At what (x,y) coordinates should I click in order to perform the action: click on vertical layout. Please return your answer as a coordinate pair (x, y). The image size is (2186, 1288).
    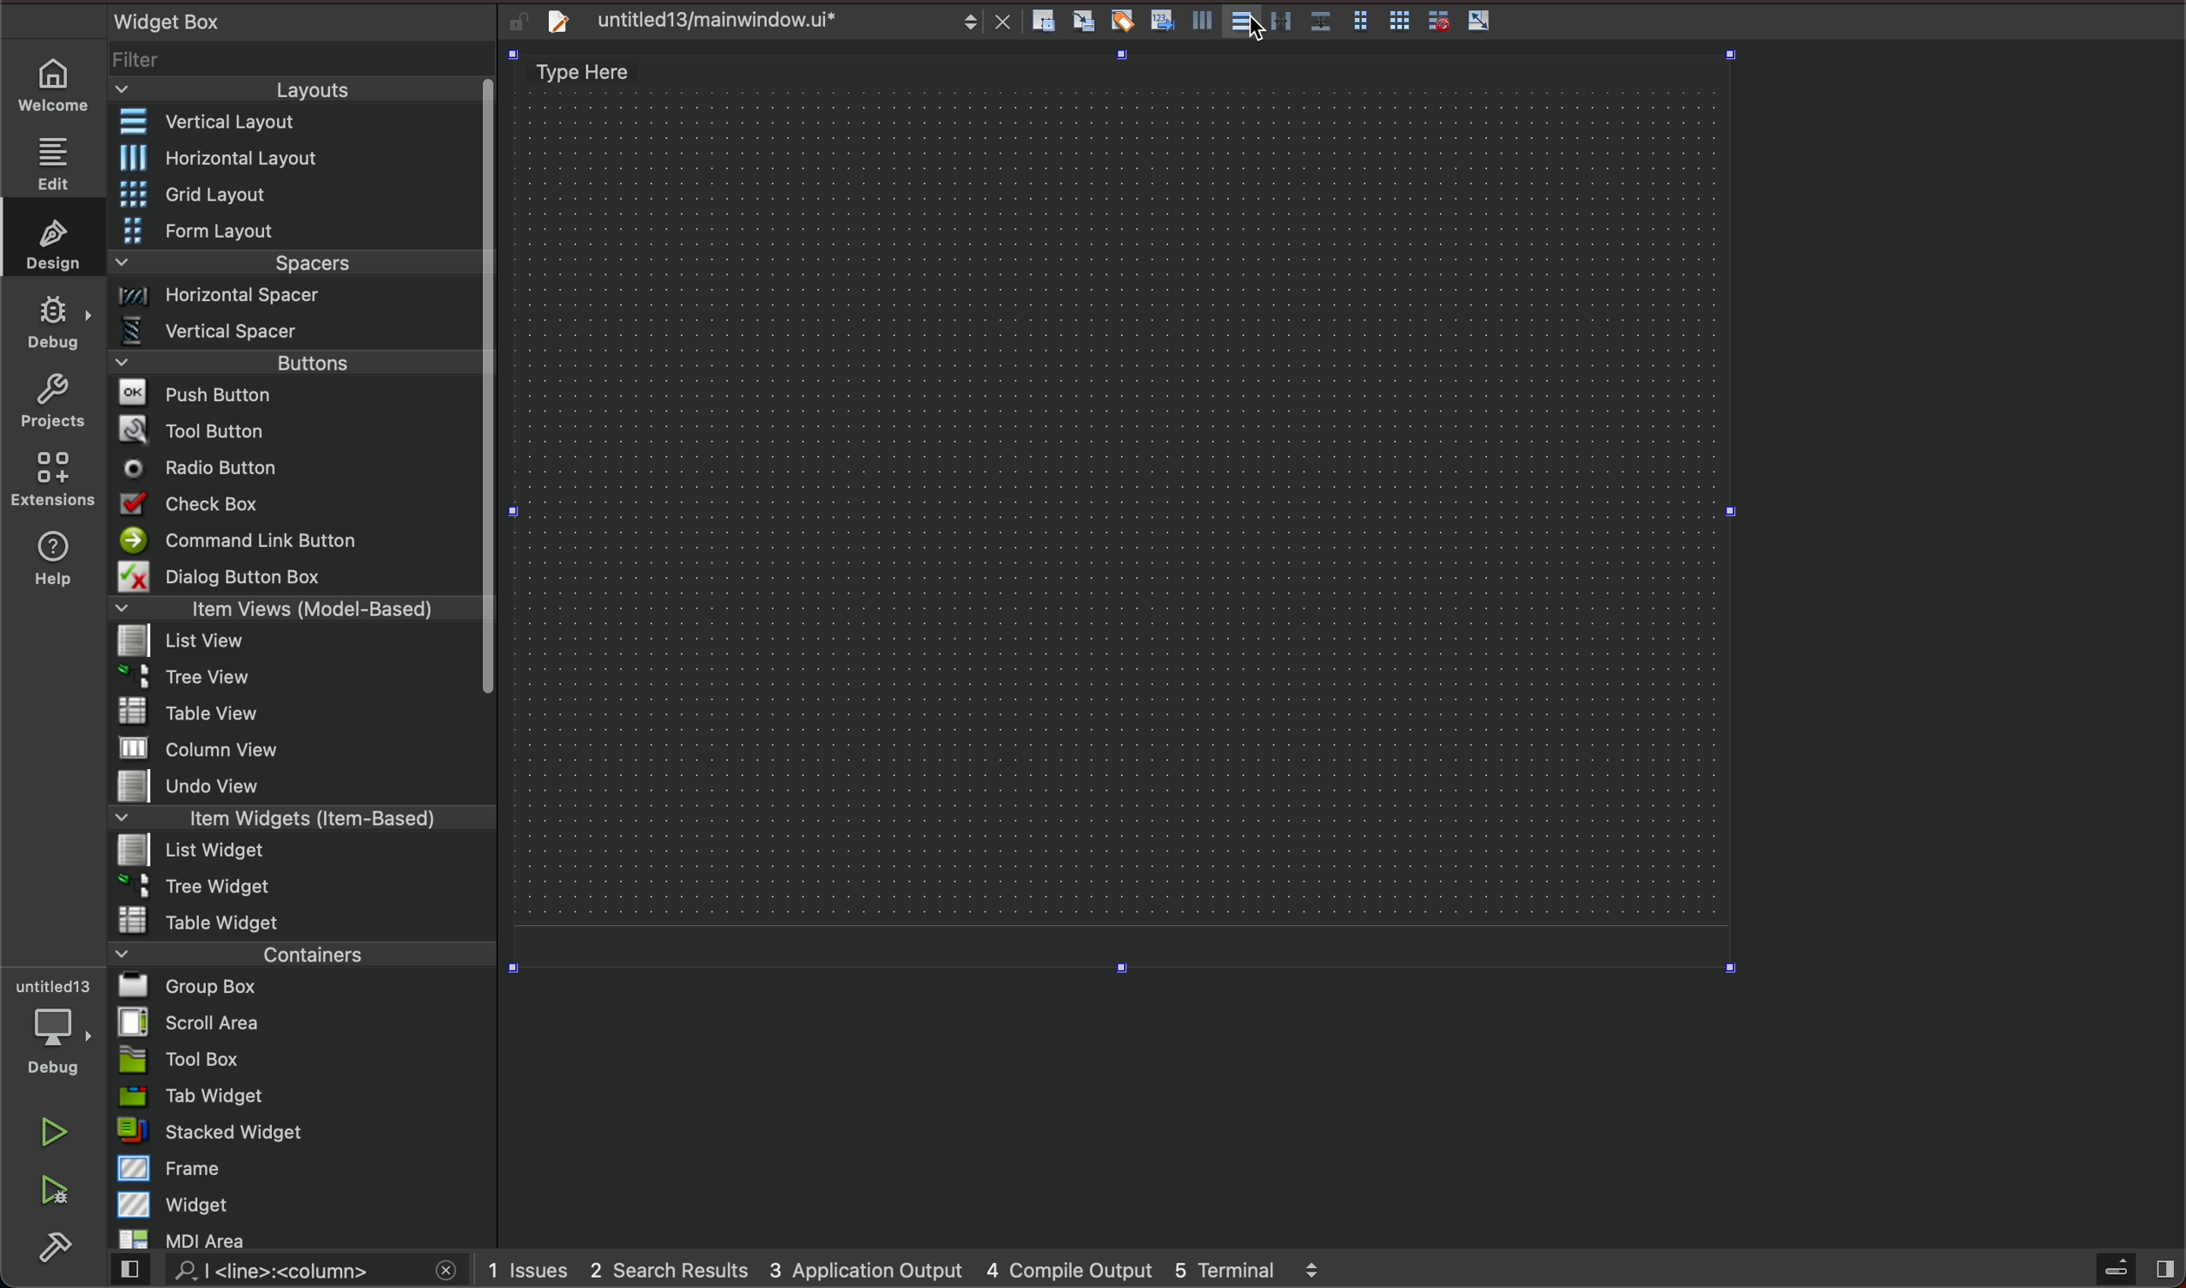
    Looking at the image, I should click on (1248, 25).